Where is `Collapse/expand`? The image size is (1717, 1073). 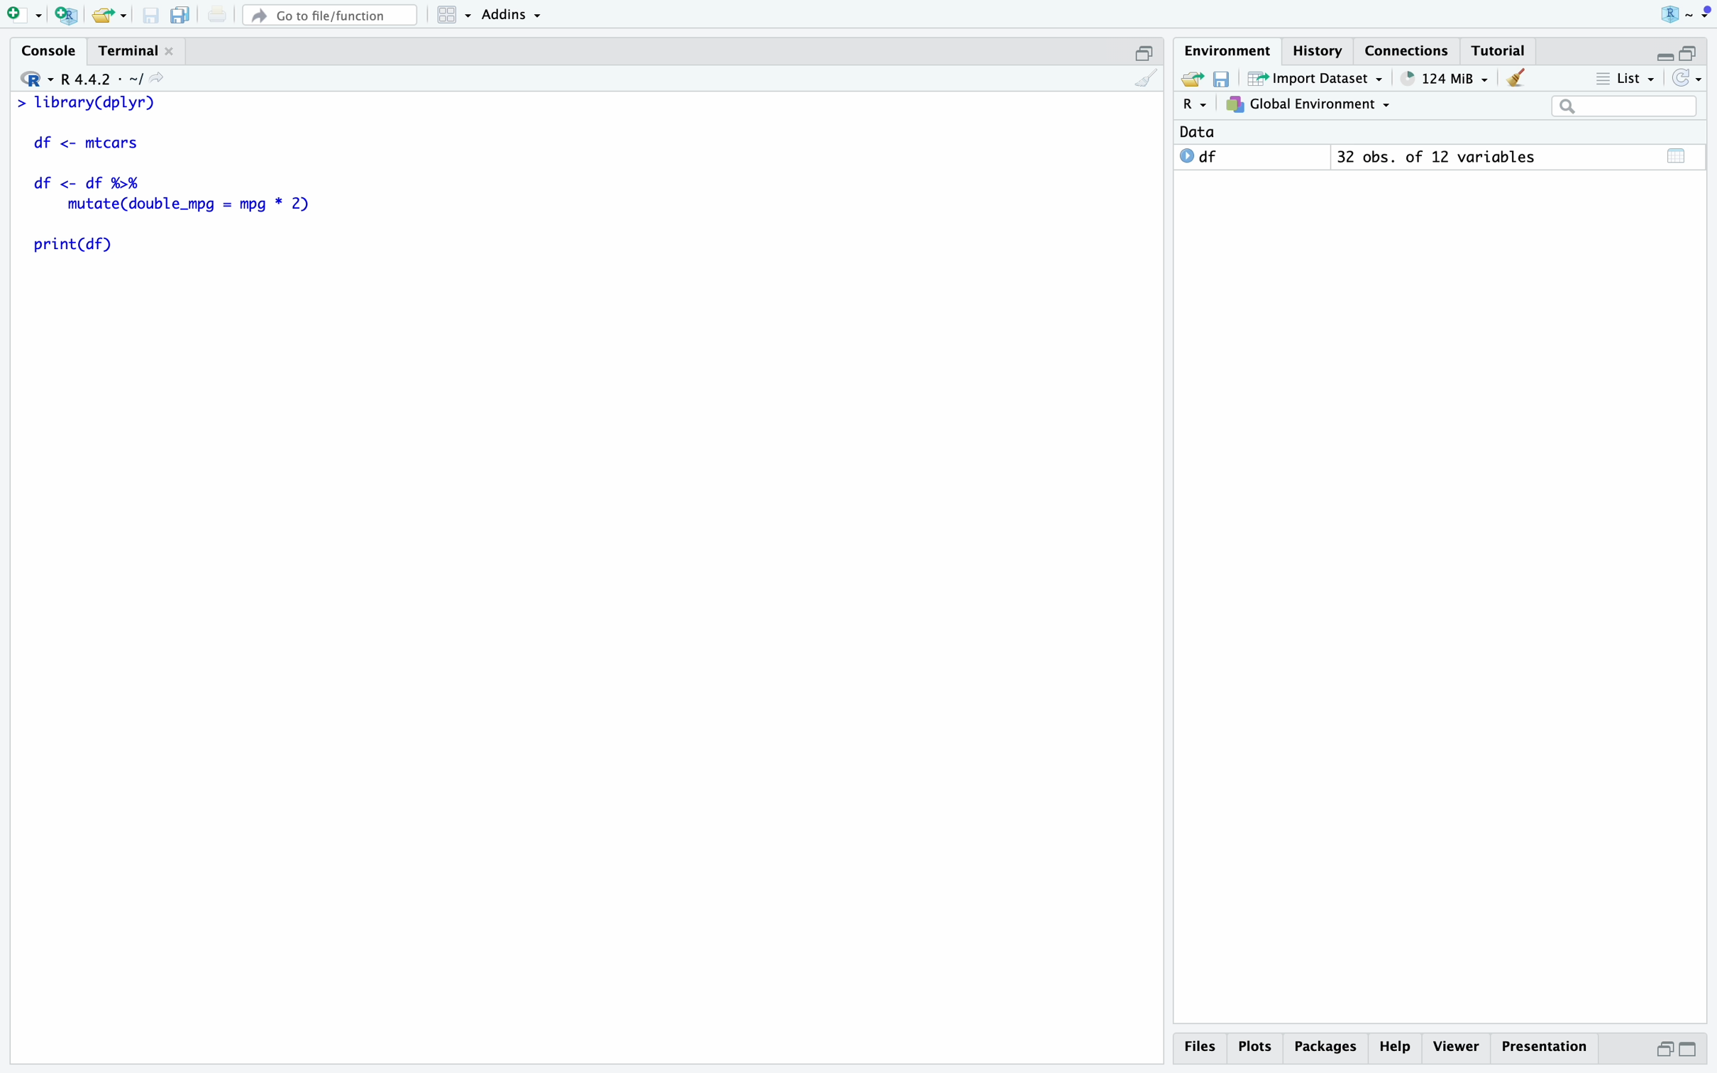 Collapse/expand is located at coordinates (1662, 57).